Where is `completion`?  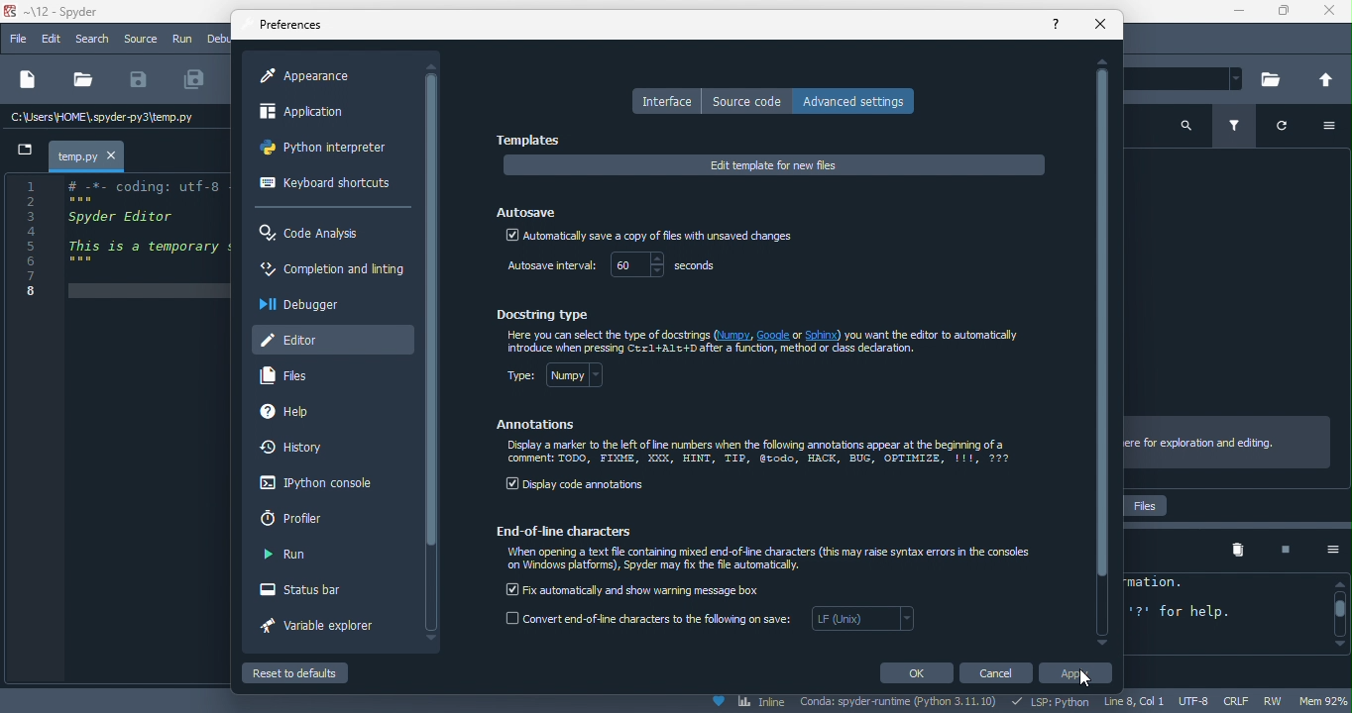
completion is located at coordinates (331, 272).